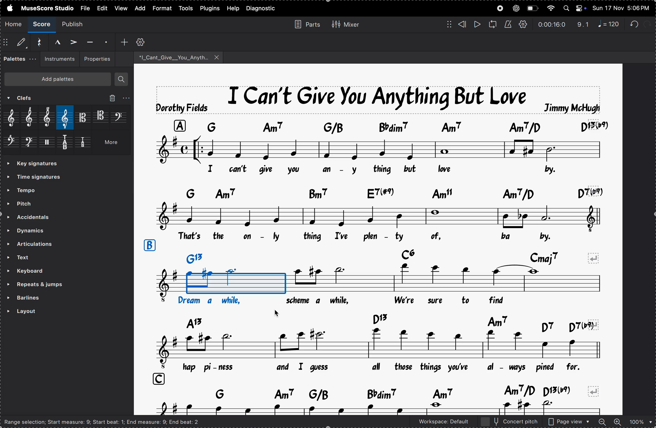 The width and height of the screenshot is (656, 428). What do you see at coordinates (161, 9) in the screenshot?
I see `format` at bounding box center [161, 9].